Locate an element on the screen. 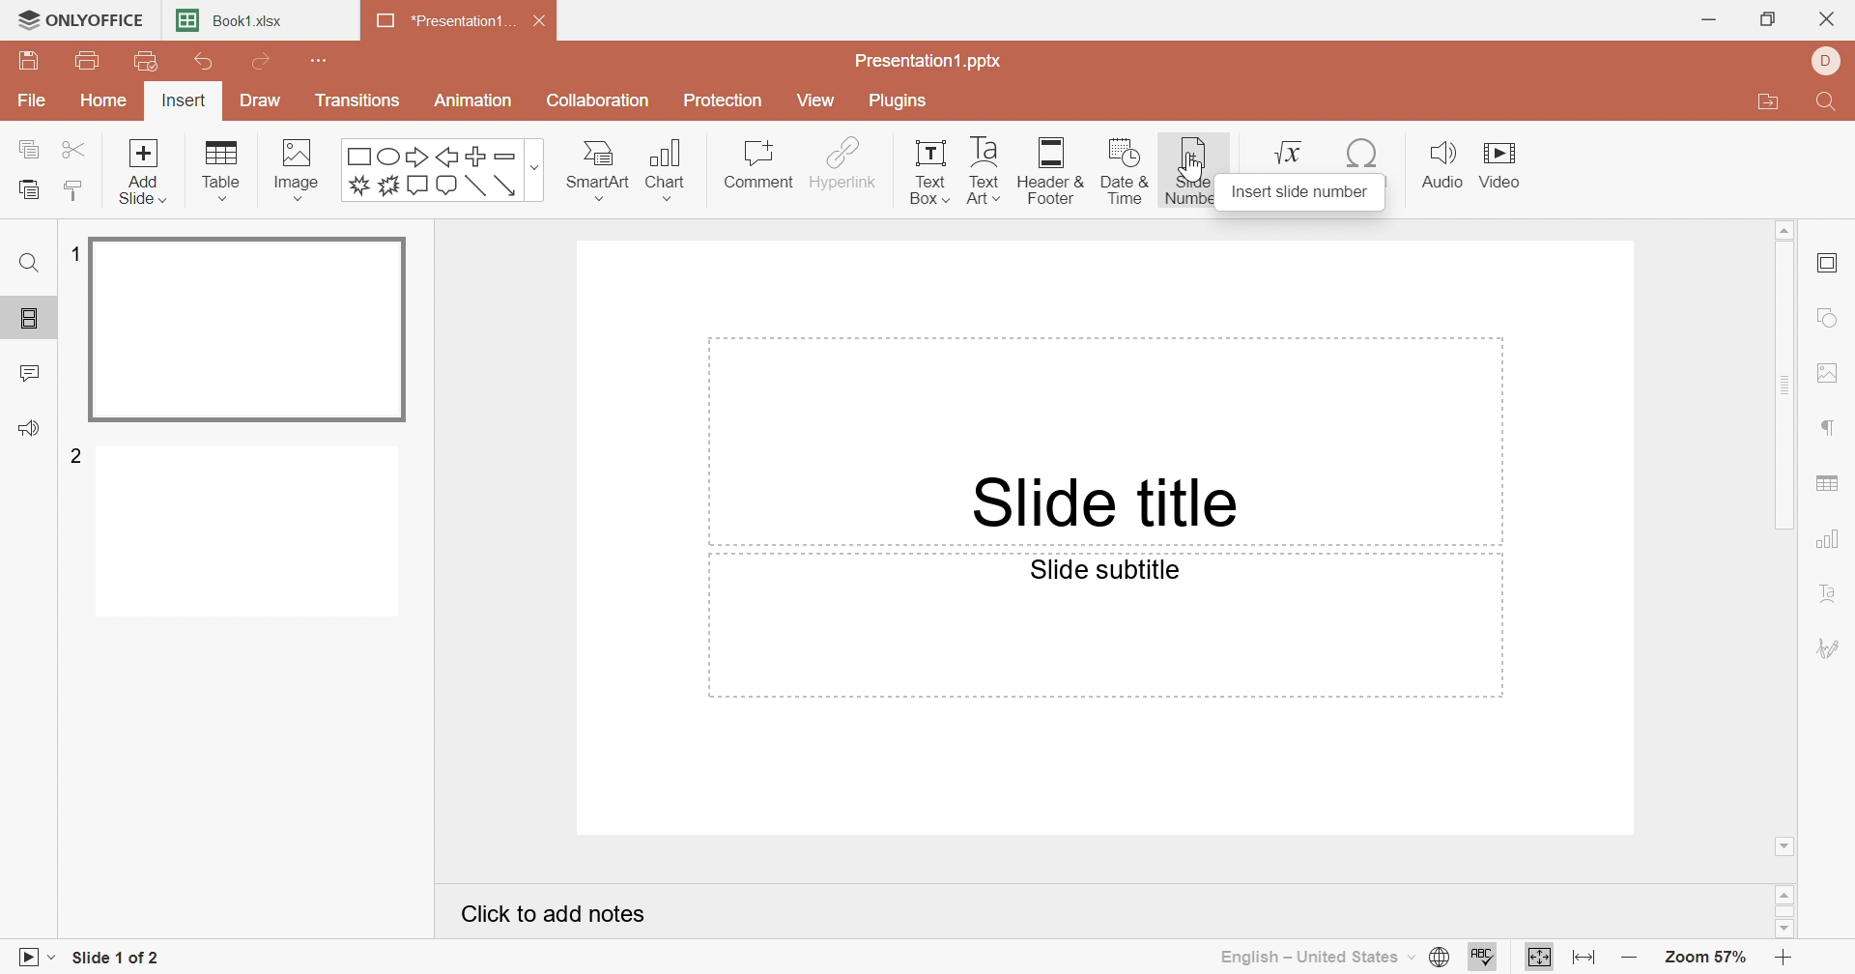 This screenshot has width=1855, height=974. Check spelling is located at coordinates (1482, 960).